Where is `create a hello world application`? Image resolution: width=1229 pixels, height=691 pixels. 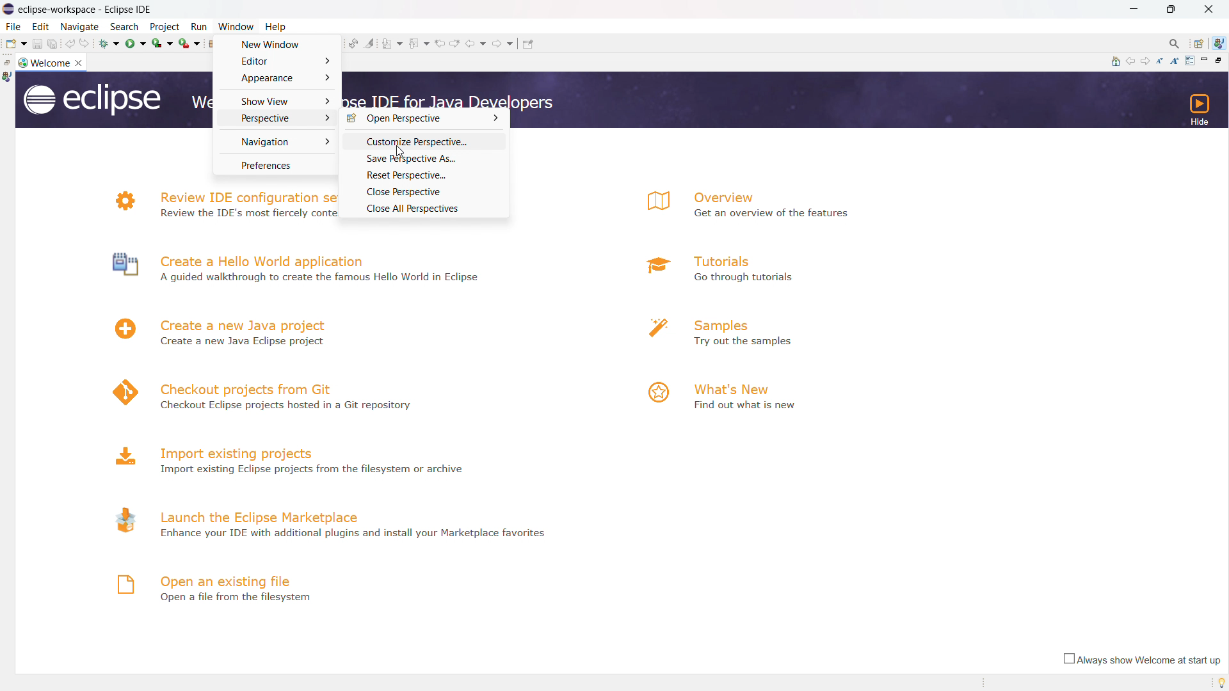
create a hello world application is located at coordinates (265, 260).